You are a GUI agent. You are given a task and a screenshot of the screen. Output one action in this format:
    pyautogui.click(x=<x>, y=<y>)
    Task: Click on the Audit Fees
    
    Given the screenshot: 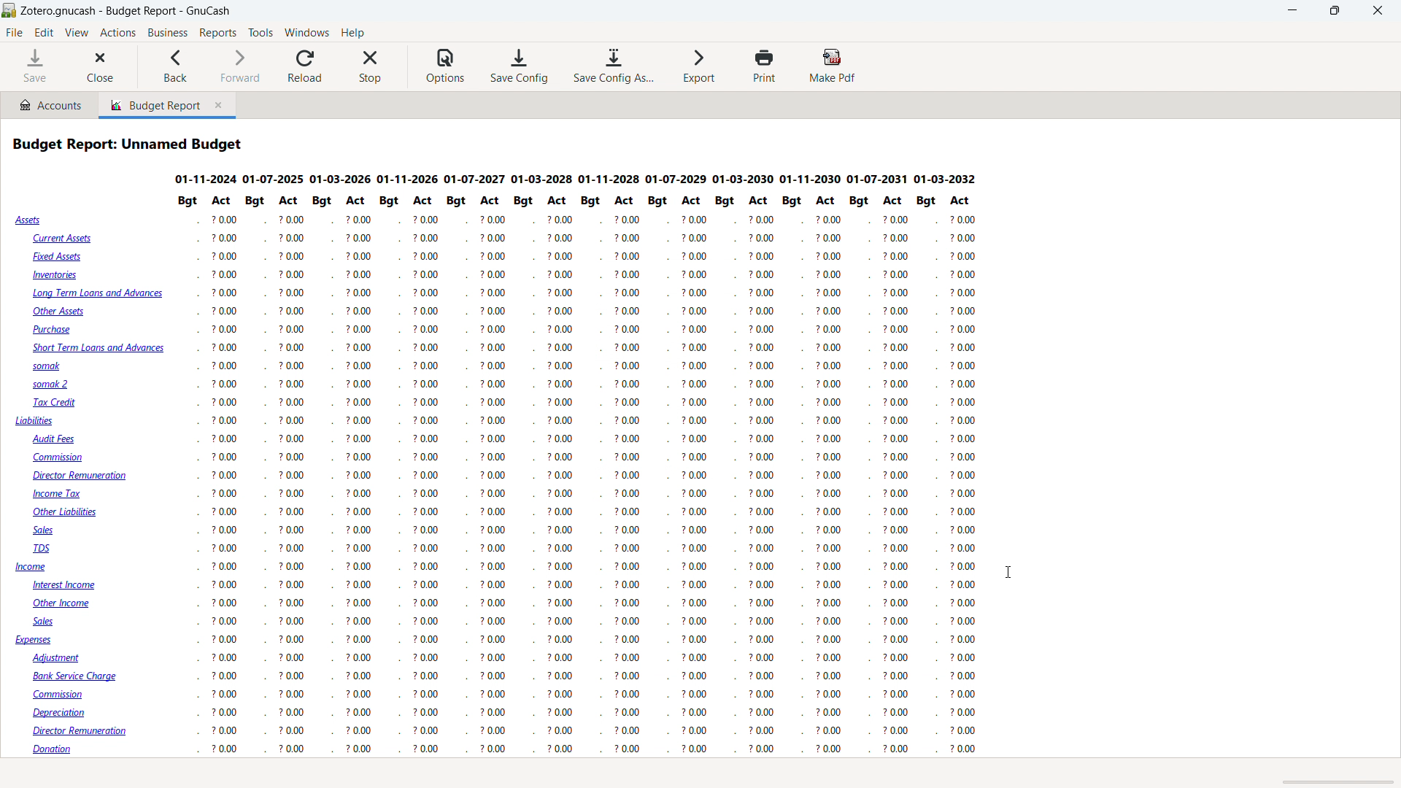 What is the action you would take?
    pyautogui.click(x=55, y=439)
    